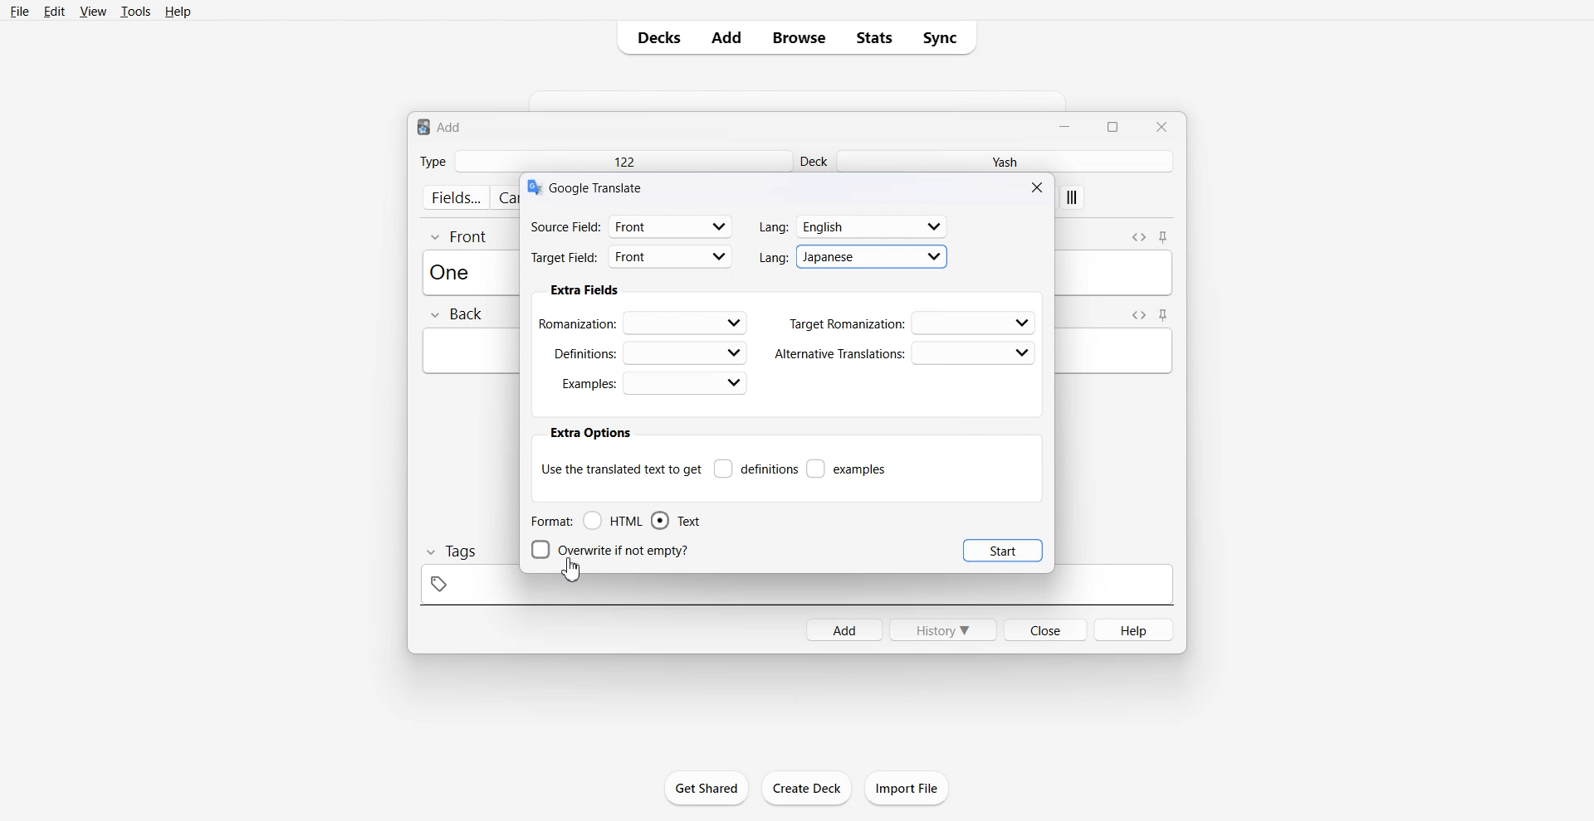 Image resolution: width=1594 pixels, height=821 pixels. I want to click on Use the translate text to get, so click(621, 468).